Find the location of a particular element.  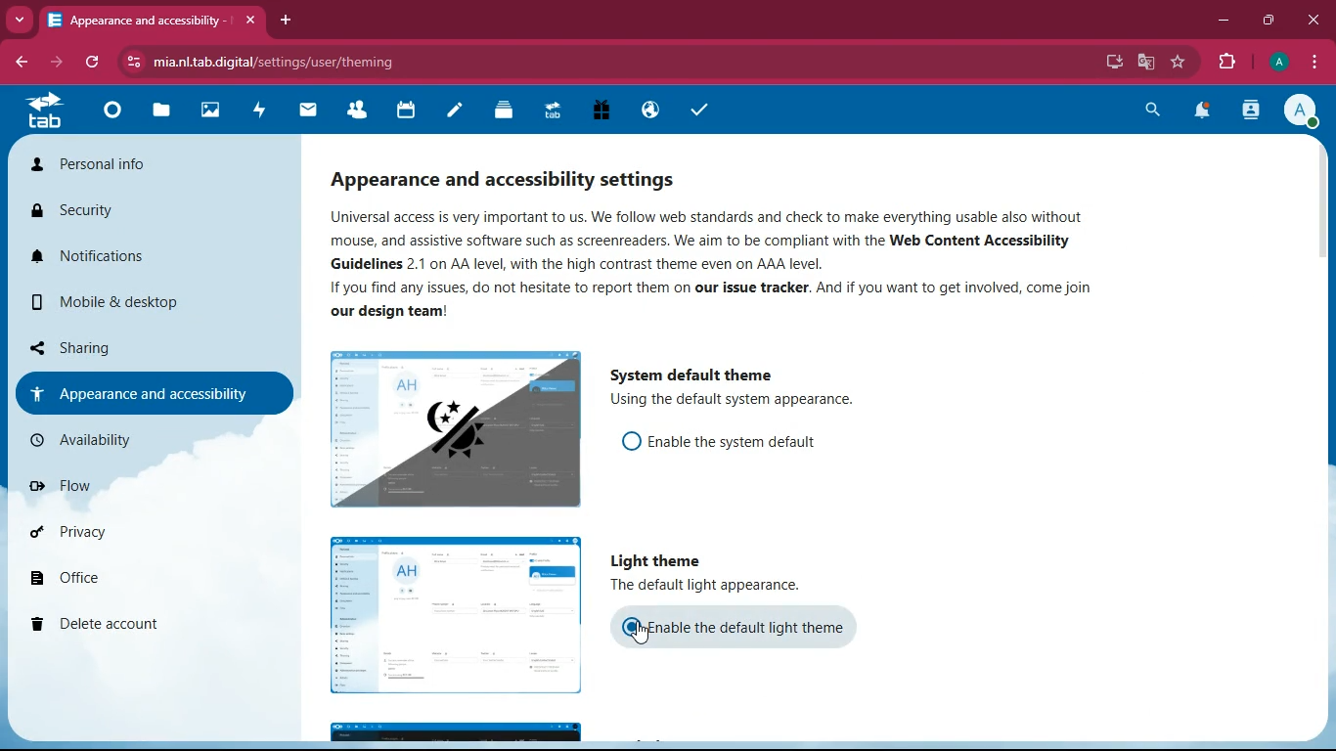

flow is located at coordinates (163, 489).